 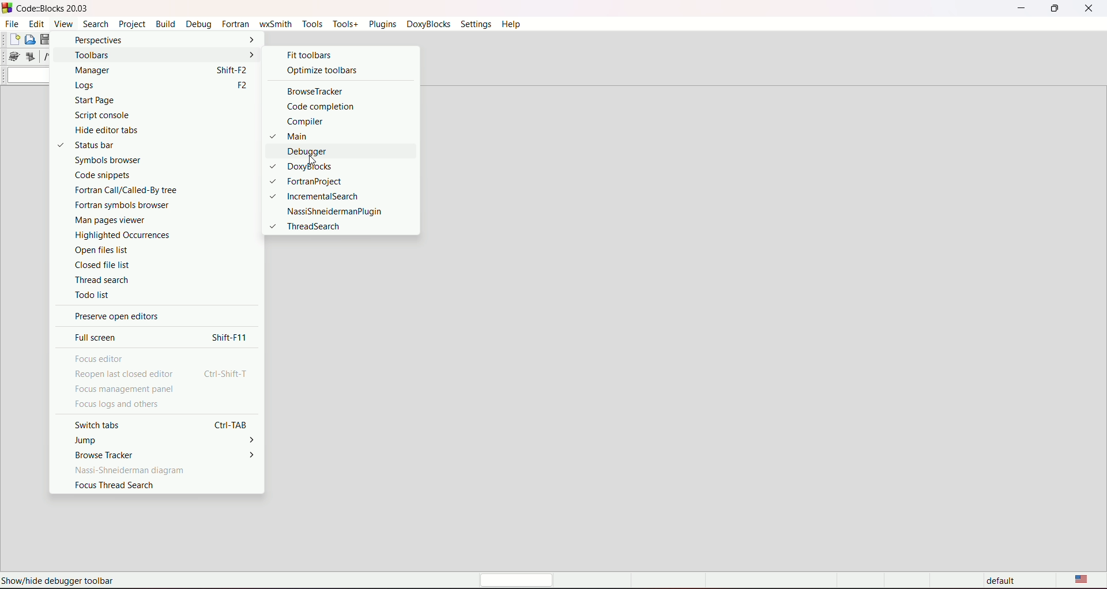 I want to click on build, so click(x=164, y=24).